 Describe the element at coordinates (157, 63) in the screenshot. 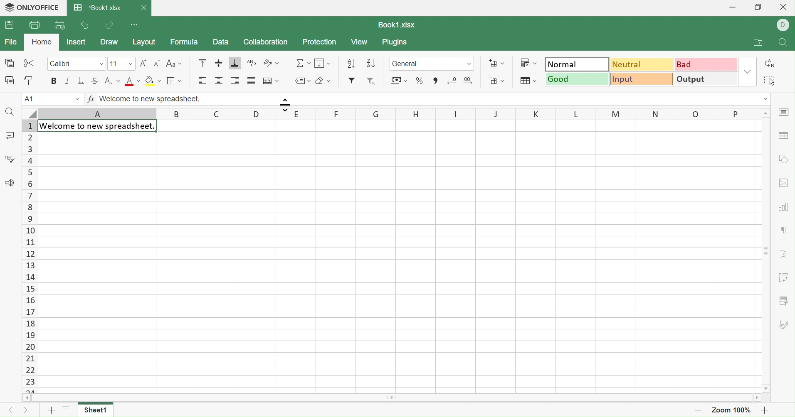

I see `Decrement font size` at that location.